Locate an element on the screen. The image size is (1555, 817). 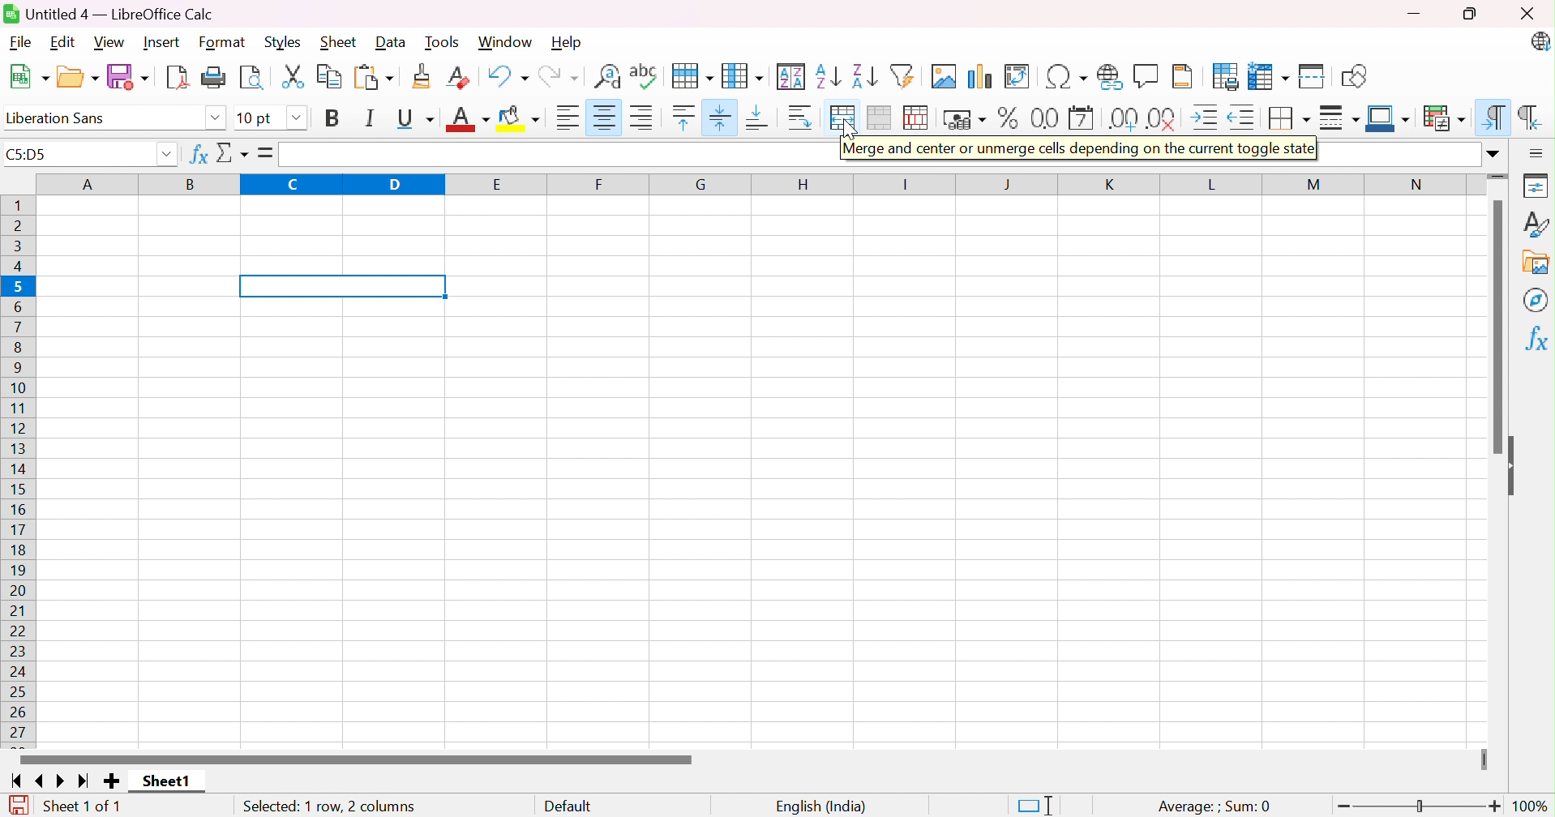
Decrease Indent is located at coordinates (1246, 116).